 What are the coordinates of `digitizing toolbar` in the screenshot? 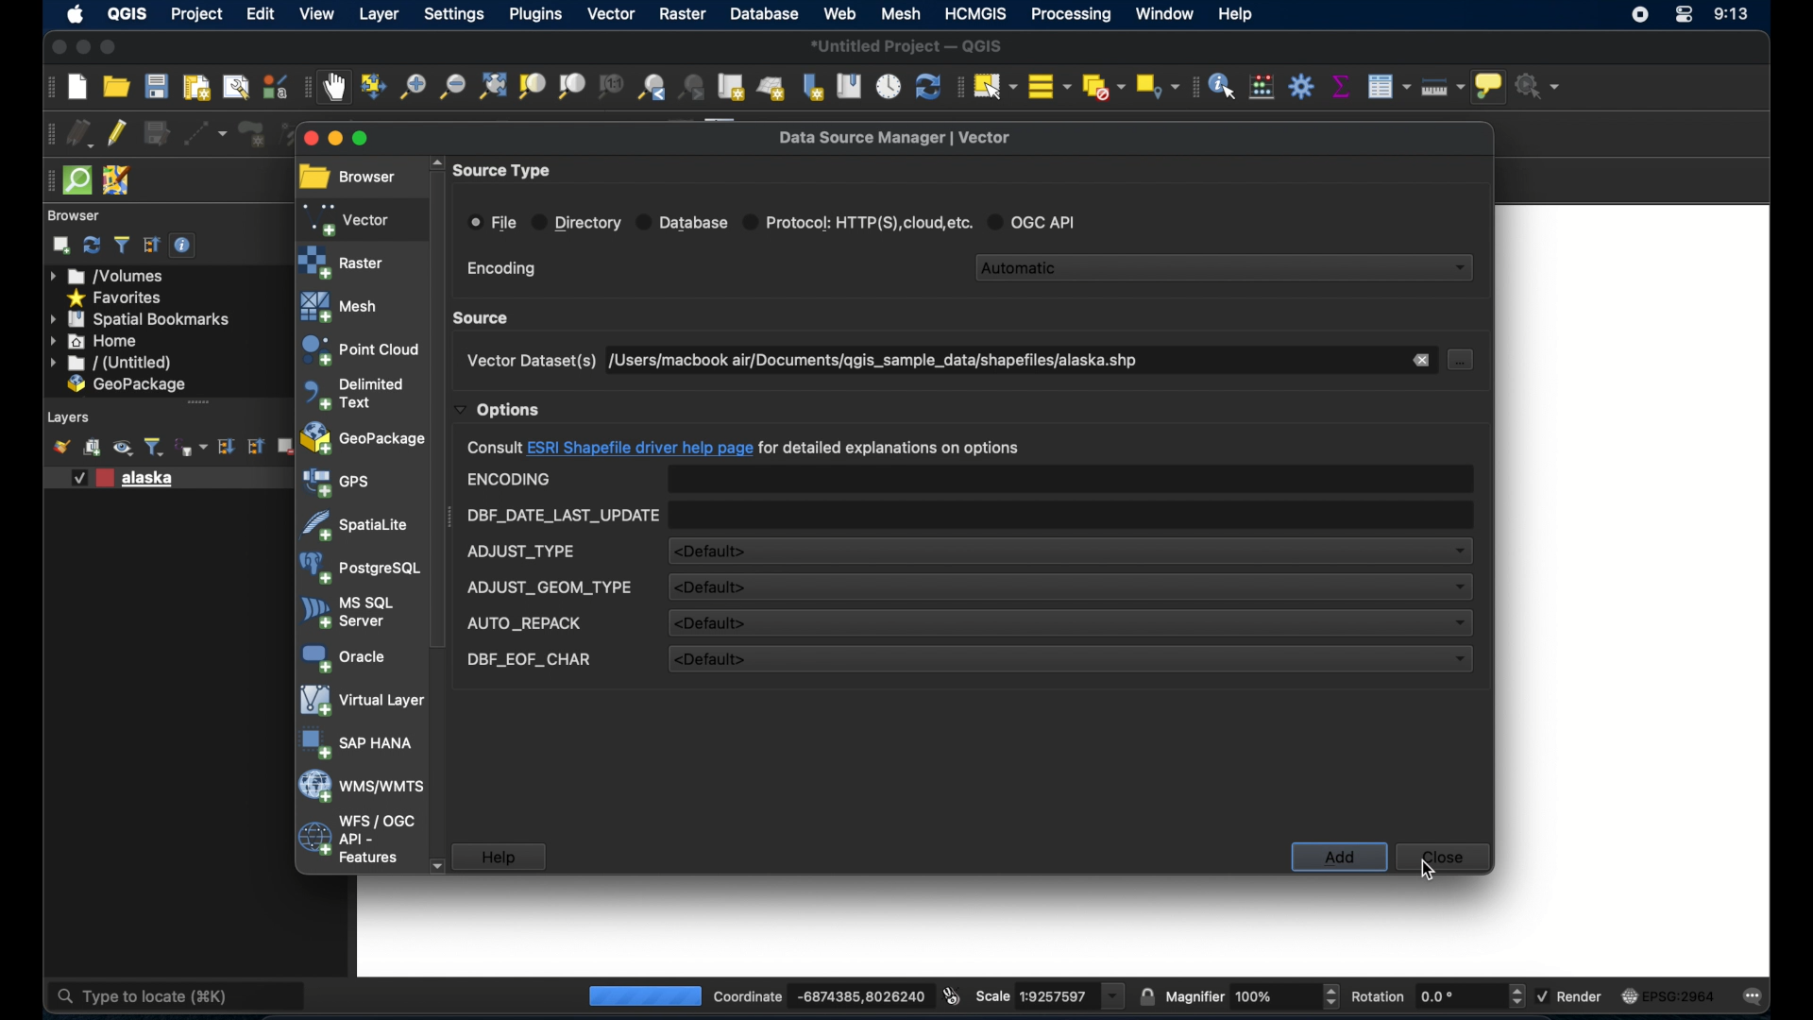 It's located at (44, 133).